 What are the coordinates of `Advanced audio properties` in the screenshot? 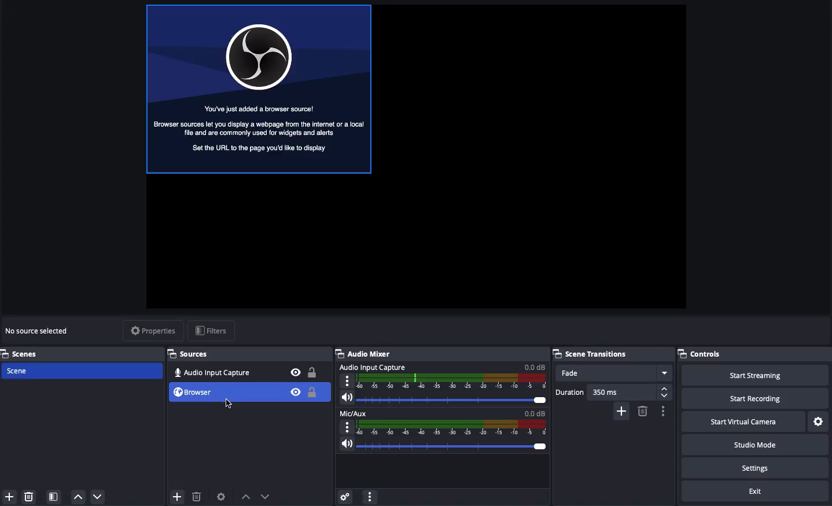 It's located at (347, 497).